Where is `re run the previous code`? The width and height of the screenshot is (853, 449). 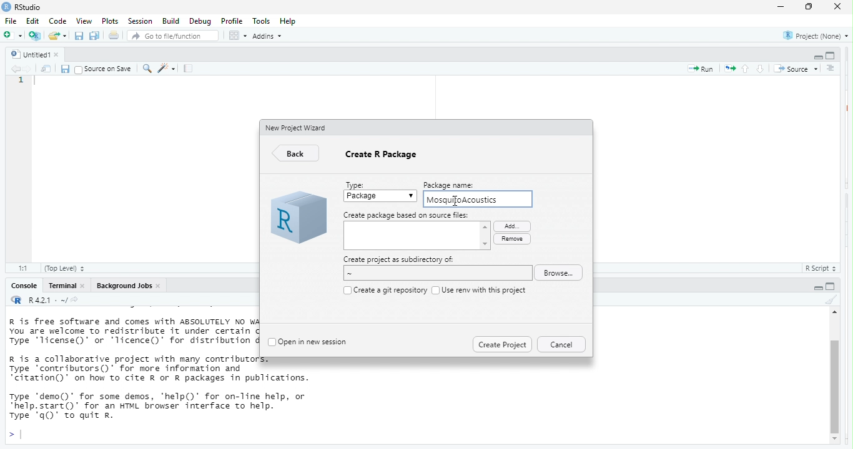 re run the previous code is located at coordinates (729, 69).